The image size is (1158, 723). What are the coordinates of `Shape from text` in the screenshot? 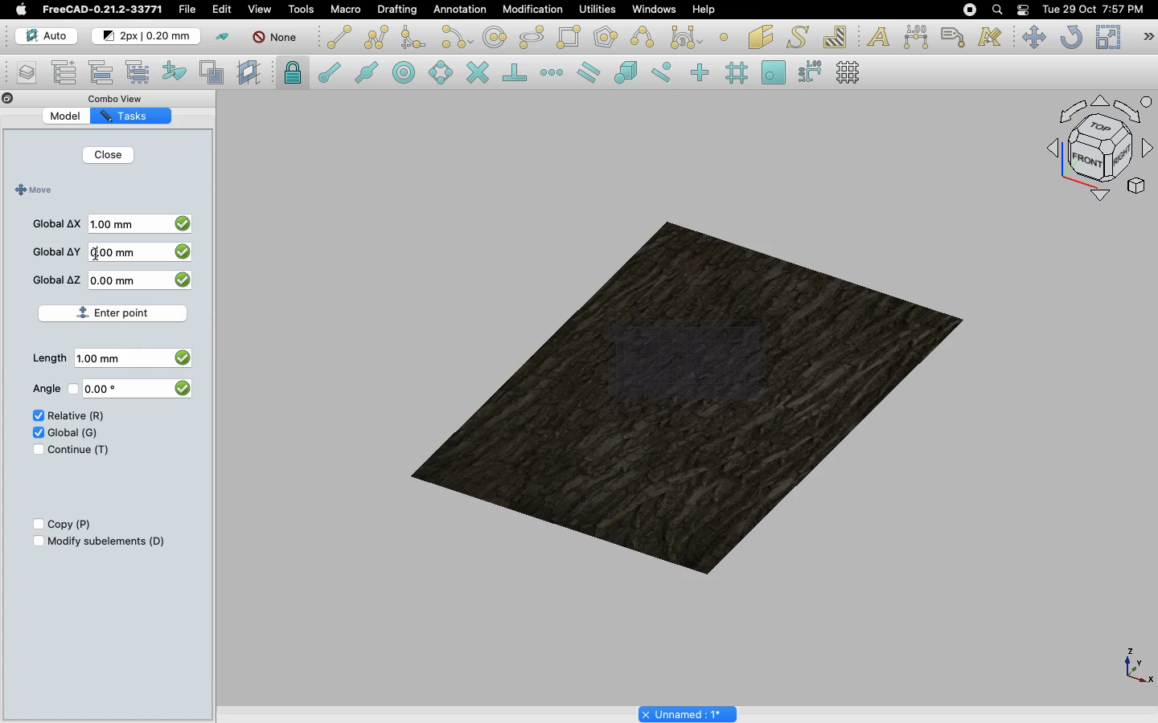 It's located at (800, 39).